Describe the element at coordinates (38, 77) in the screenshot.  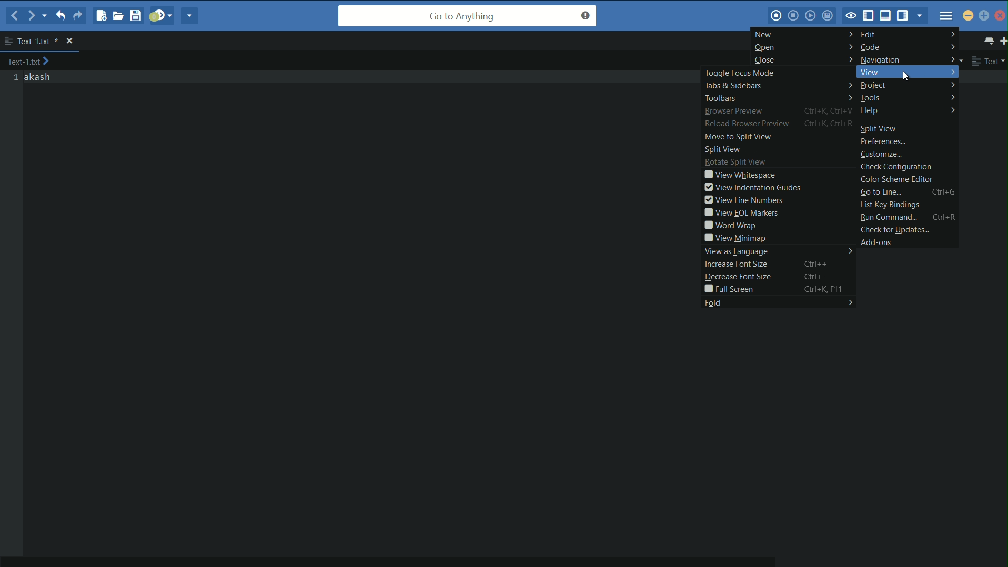
I see `Akash` at that location.